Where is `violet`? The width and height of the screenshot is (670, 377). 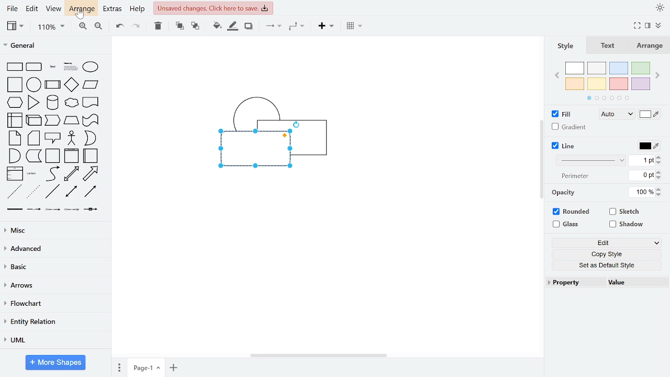
violet is located at coordinates (640, 84).